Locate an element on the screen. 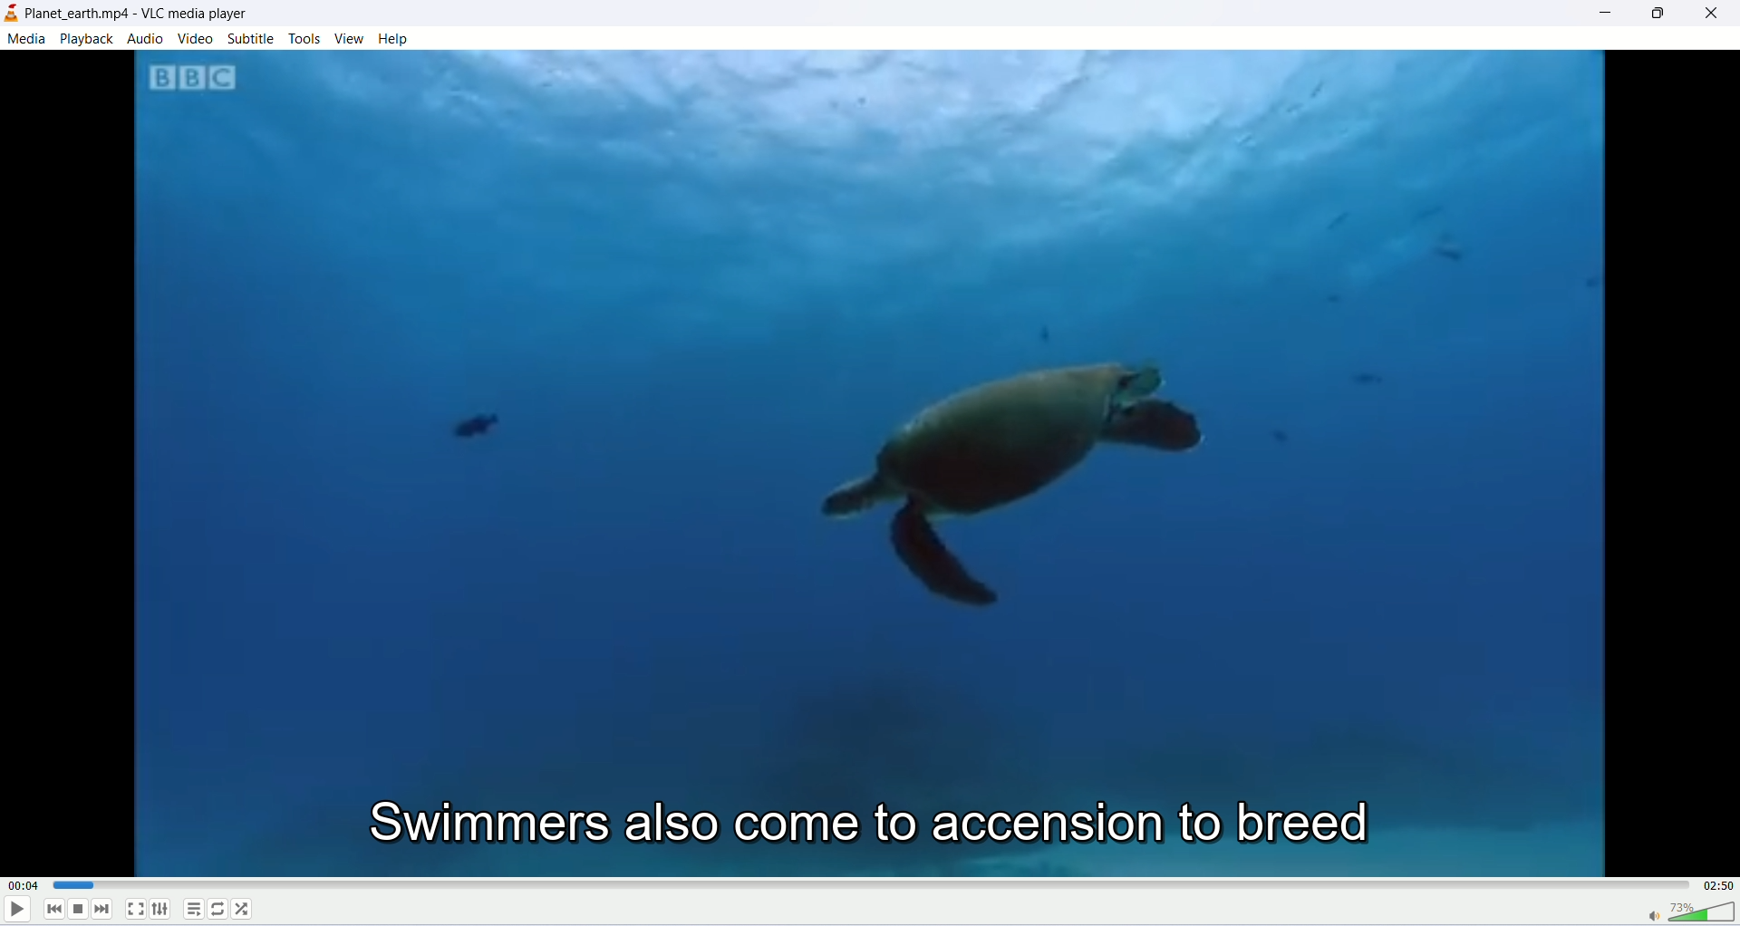 This screenshot has width=1740, height=926. progress bar is located at coordinates (868, 887).